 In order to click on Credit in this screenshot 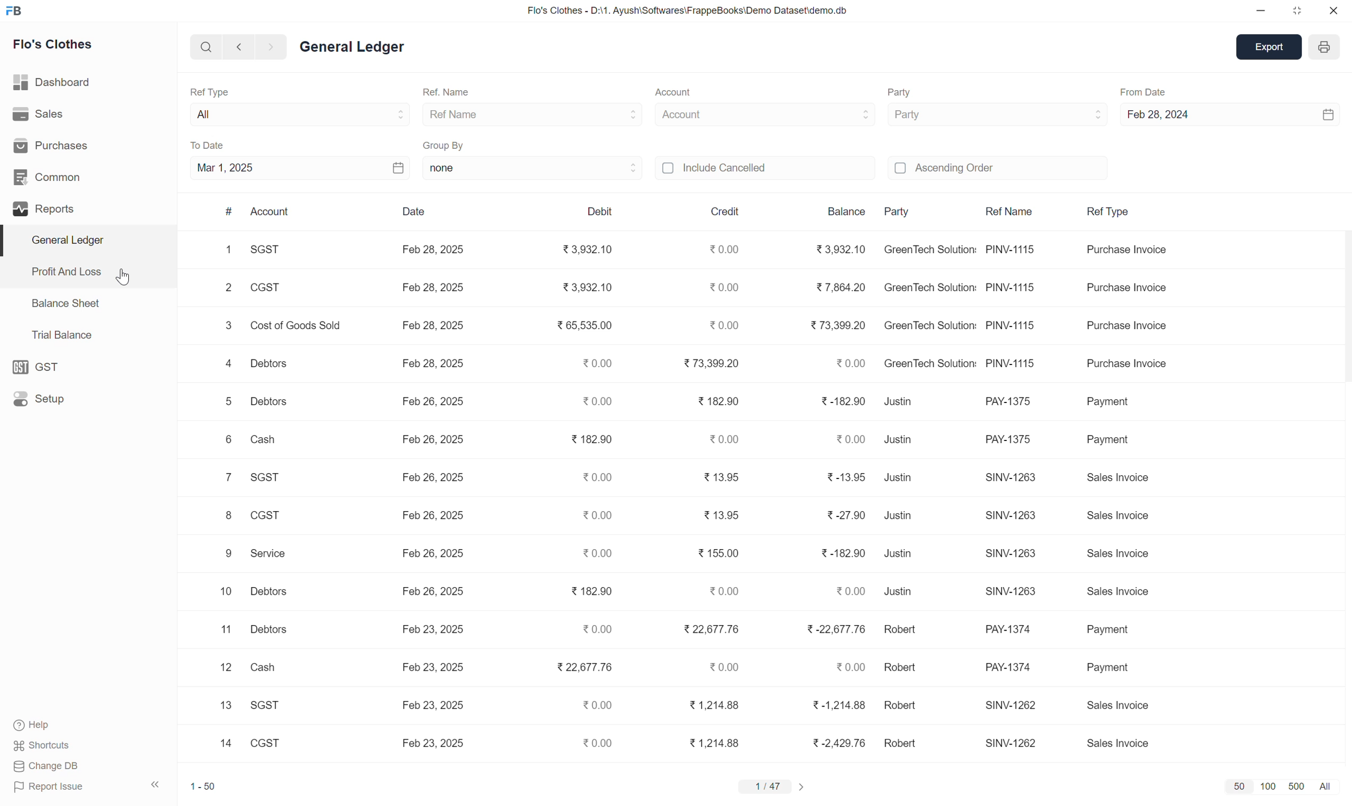, I will do `click(732, 213)`.